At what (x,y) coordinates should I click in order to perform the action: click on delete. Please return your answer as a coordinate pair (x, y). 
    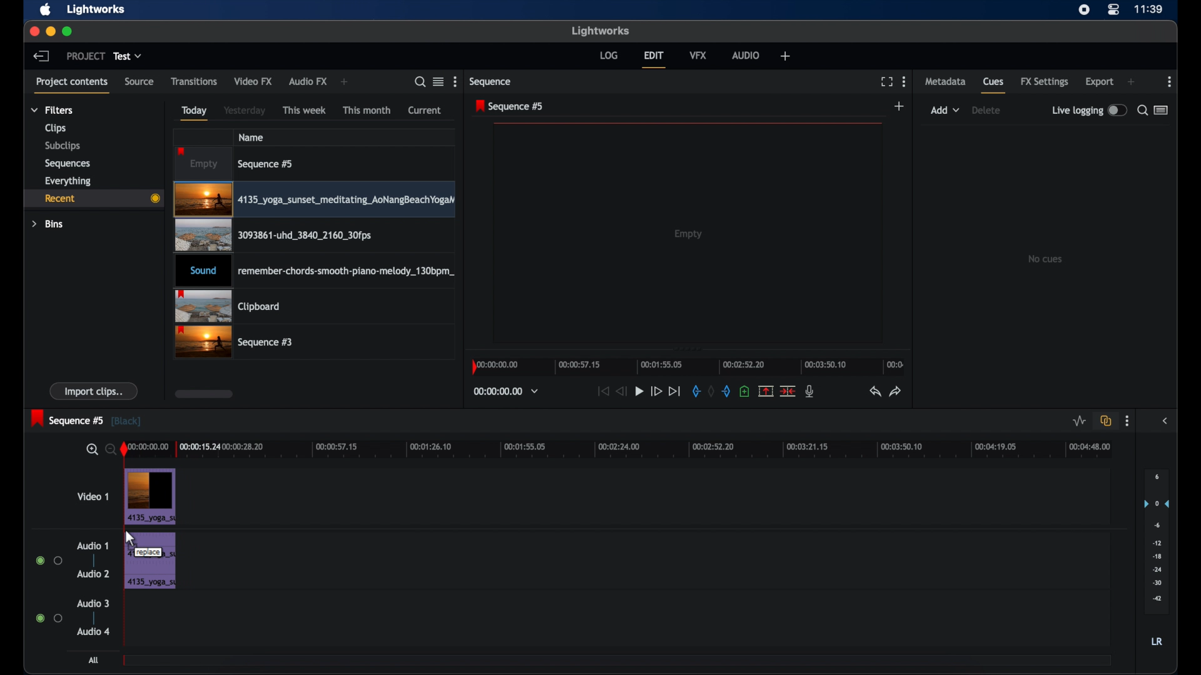
    Looking at the image, I should click on (986, 110).